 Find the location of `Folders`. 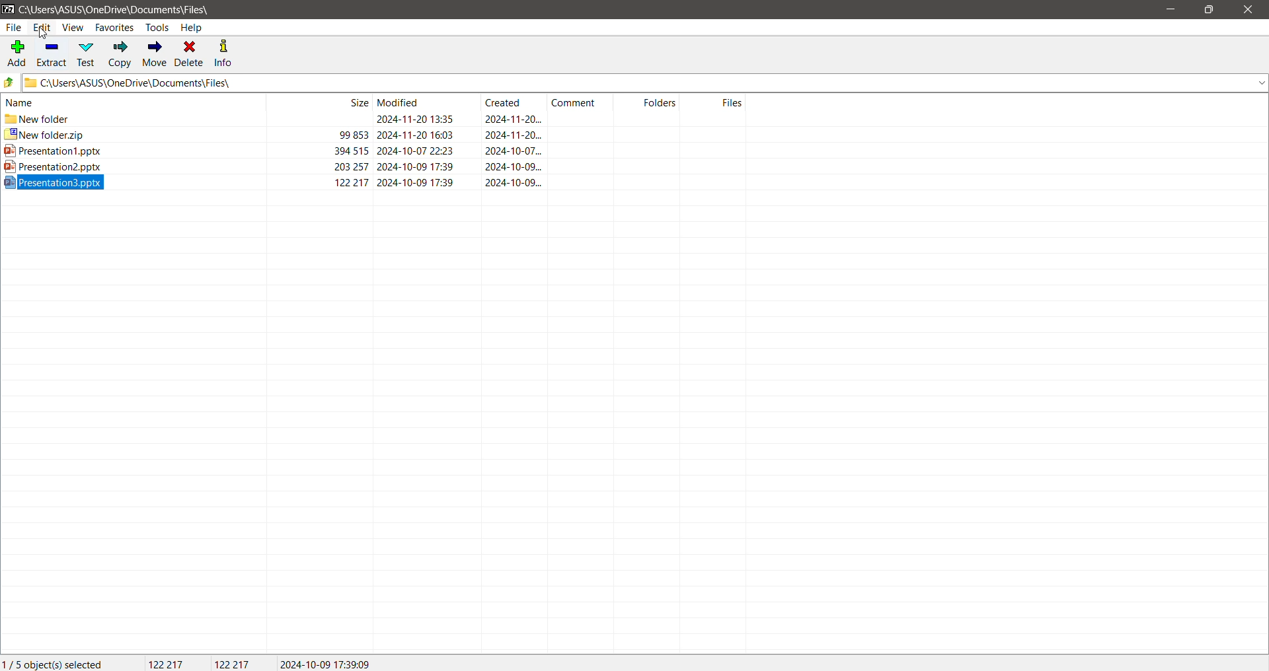

Folders is located at coordinates (648, 102).